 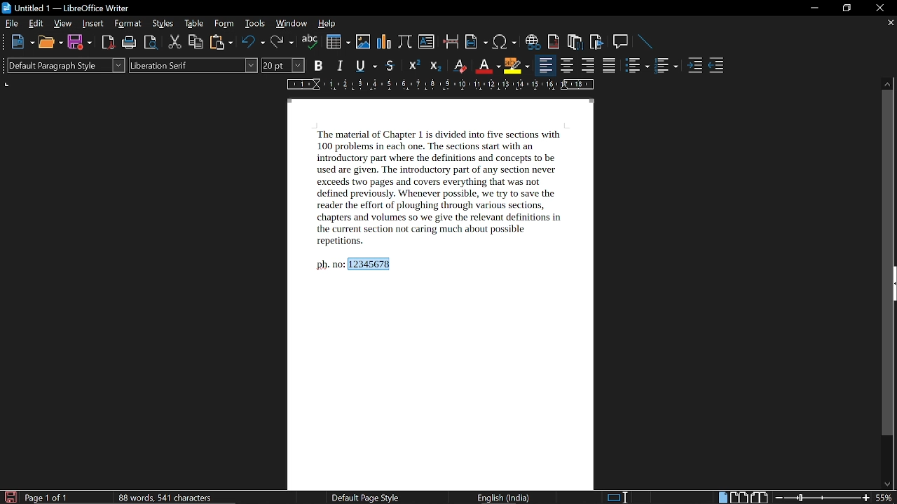 What do you see at coordinates (150, 42) in the screenshot?
I see `toggle print preview` at bounding box center [150, 42].